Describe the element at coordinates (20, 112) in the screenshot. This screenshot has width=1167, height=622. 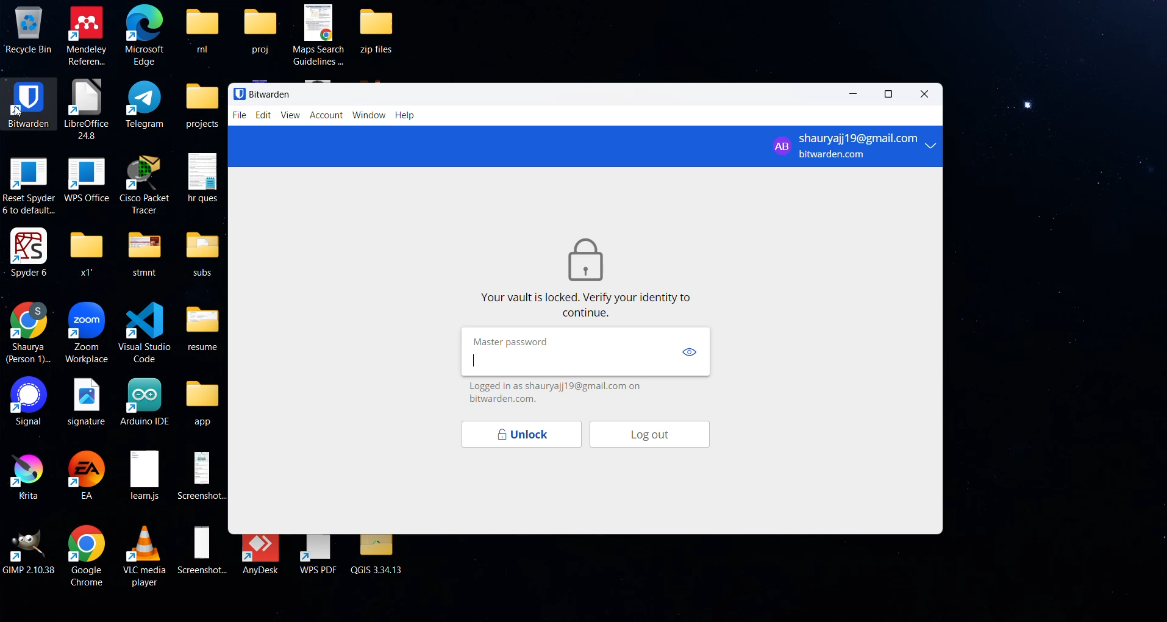
I see `CURSOR` at that location.